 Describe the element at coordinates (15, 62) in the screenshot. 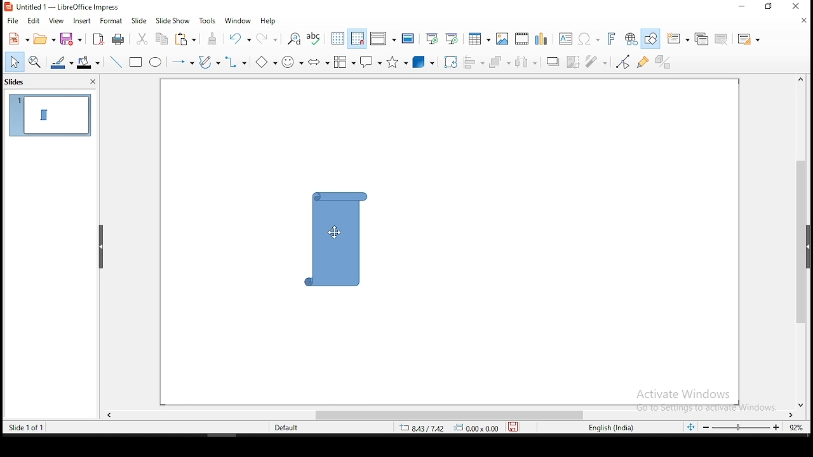

I see `select tool` at that location.